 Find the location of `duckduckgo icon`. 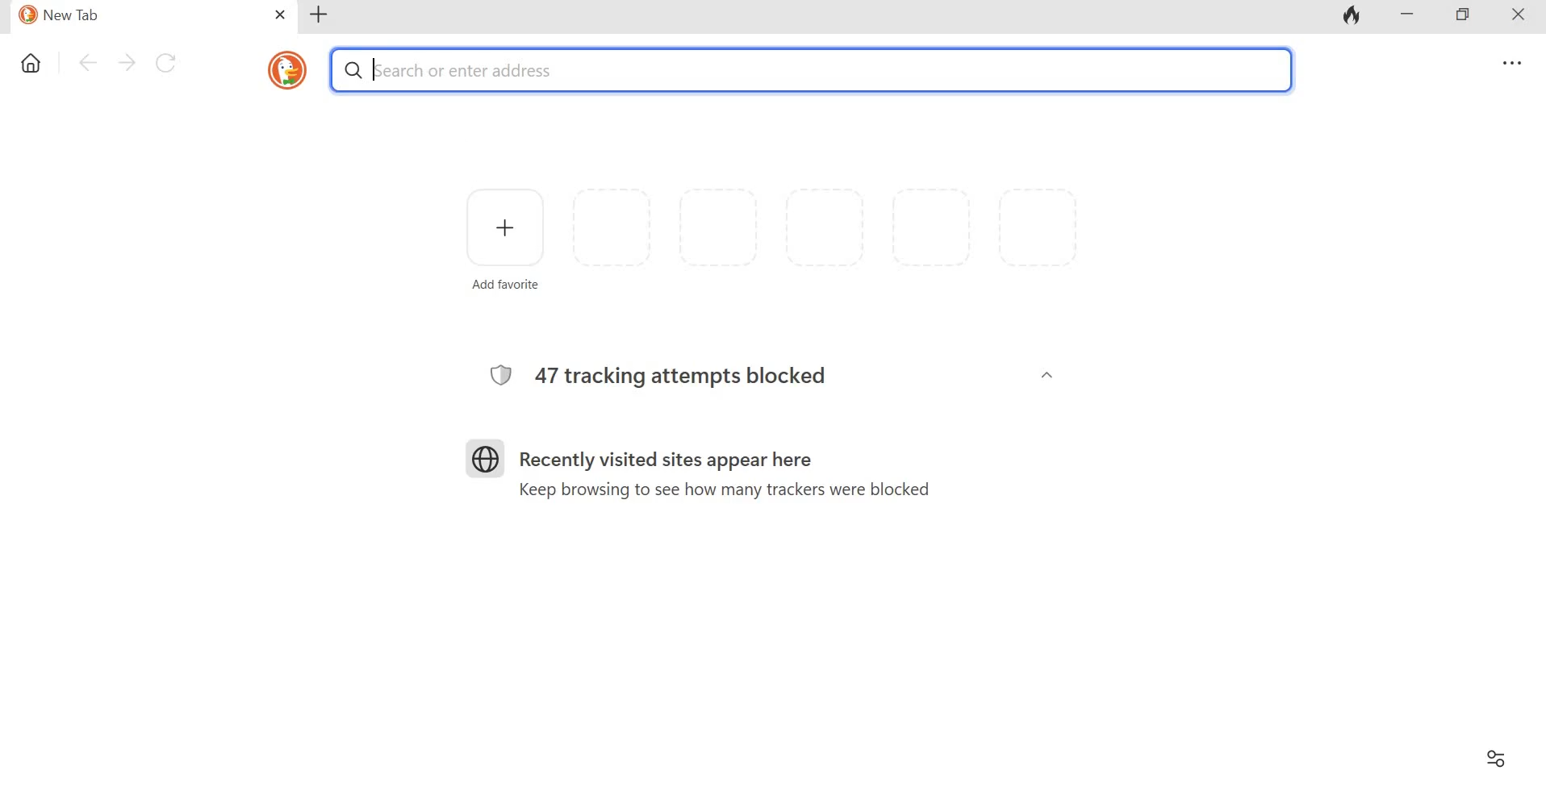

duckduckgo icon is located at coordinates (287, 71).